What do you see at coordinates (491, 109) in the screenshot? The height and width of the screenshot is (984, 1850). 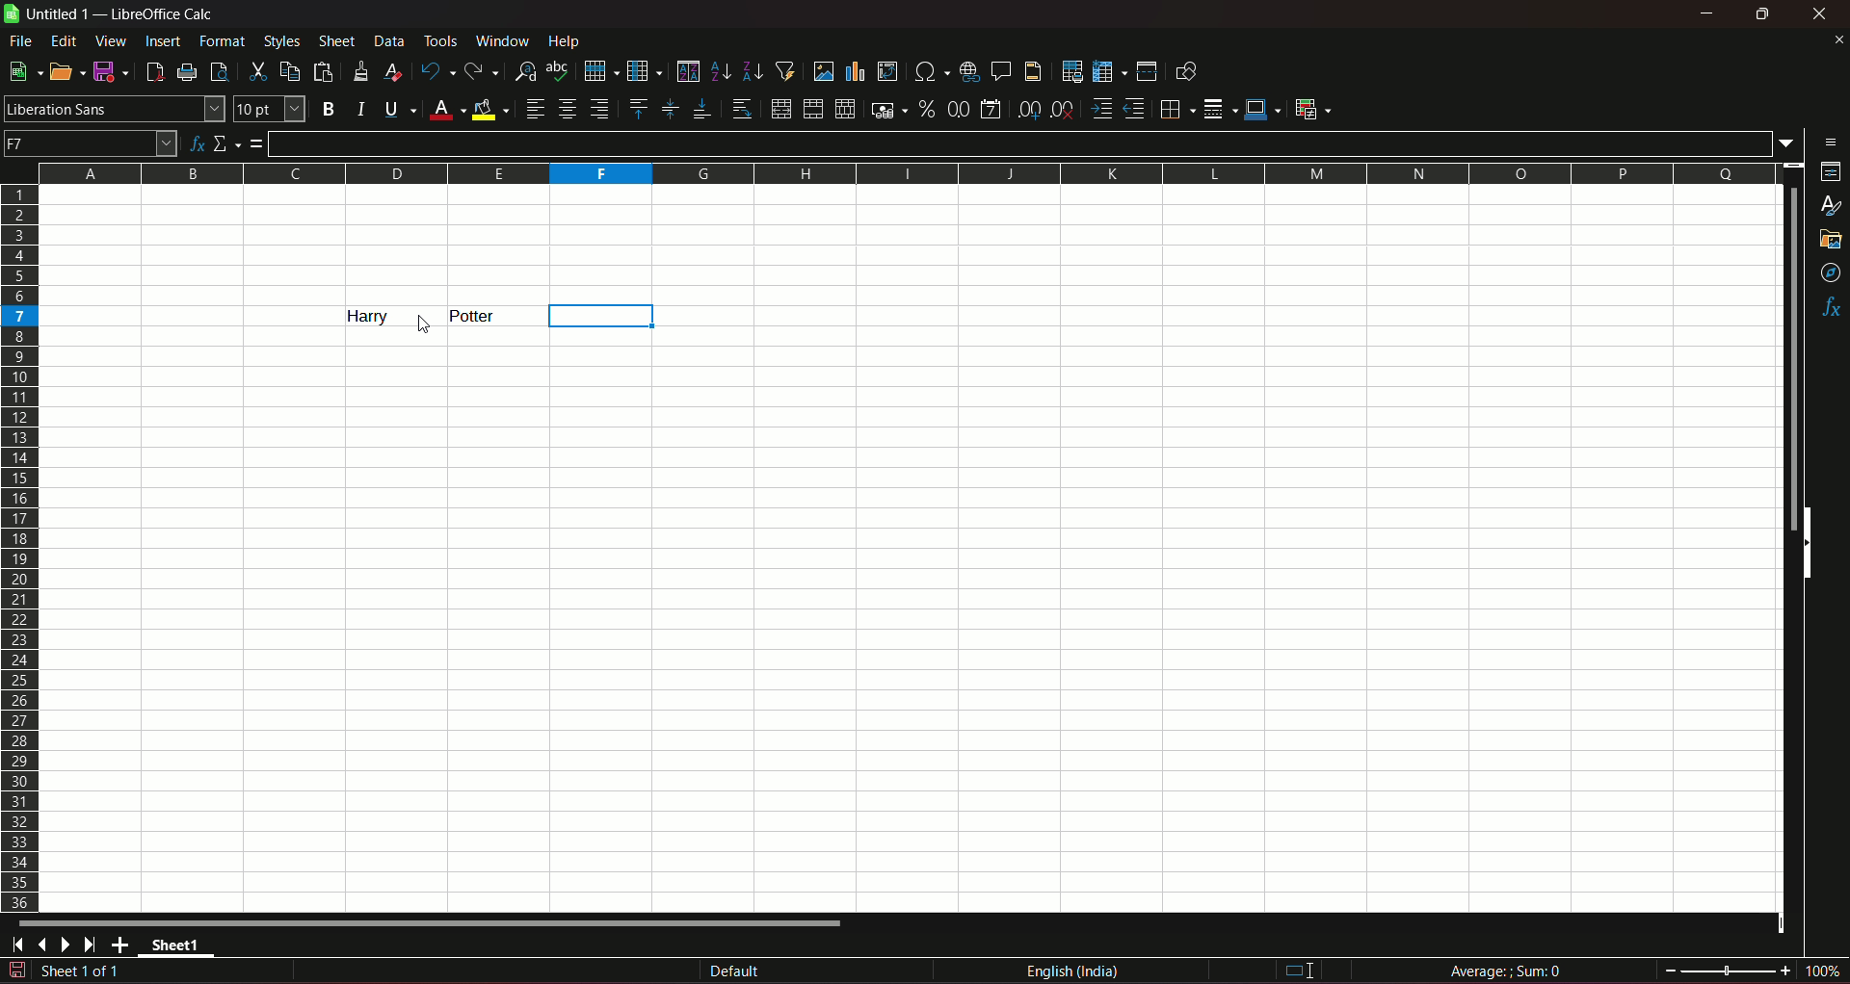 I see `background color` at bounding box center [491, 109].